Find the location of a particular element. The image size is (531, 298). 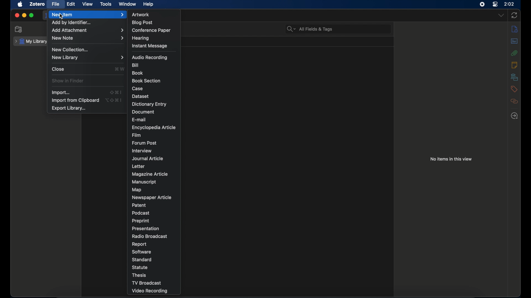

e-mail is located at coordinates (138, 119).